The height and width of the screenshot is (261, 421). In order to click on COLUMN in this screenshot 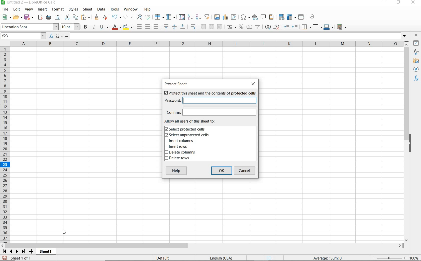, I will do `click(171, 17)`.